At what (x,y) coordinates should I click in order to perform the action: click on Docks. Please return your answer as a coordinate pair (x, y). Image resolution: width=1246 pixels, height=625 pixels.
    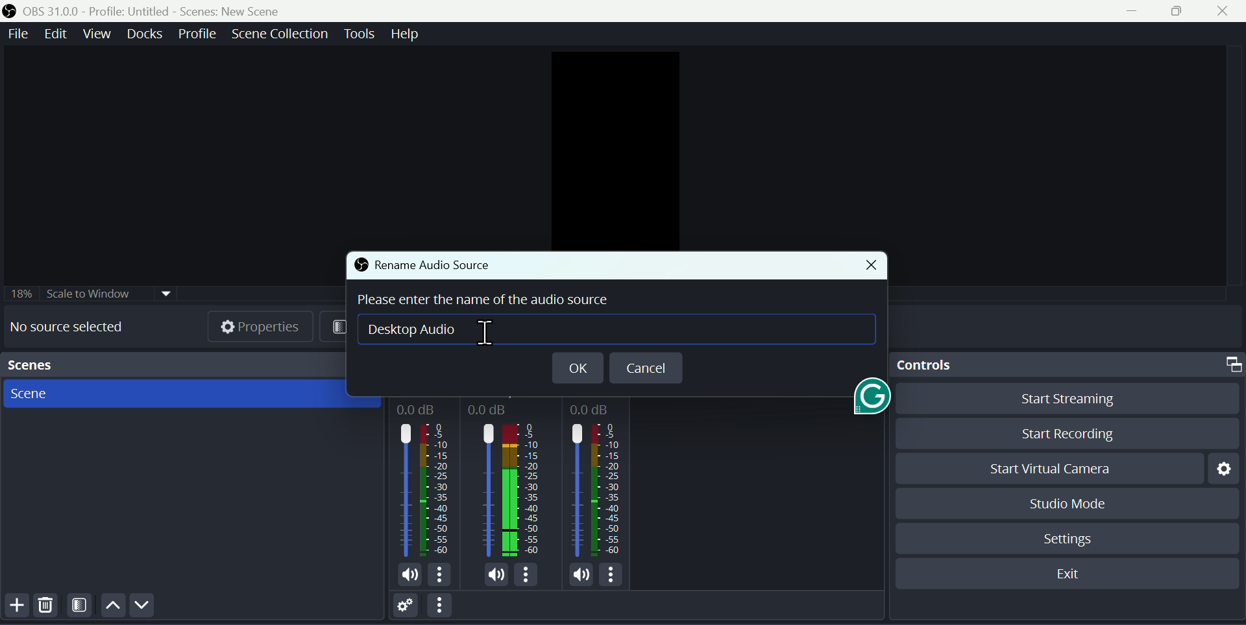
    Looking at the image, I should click on (143, 33).